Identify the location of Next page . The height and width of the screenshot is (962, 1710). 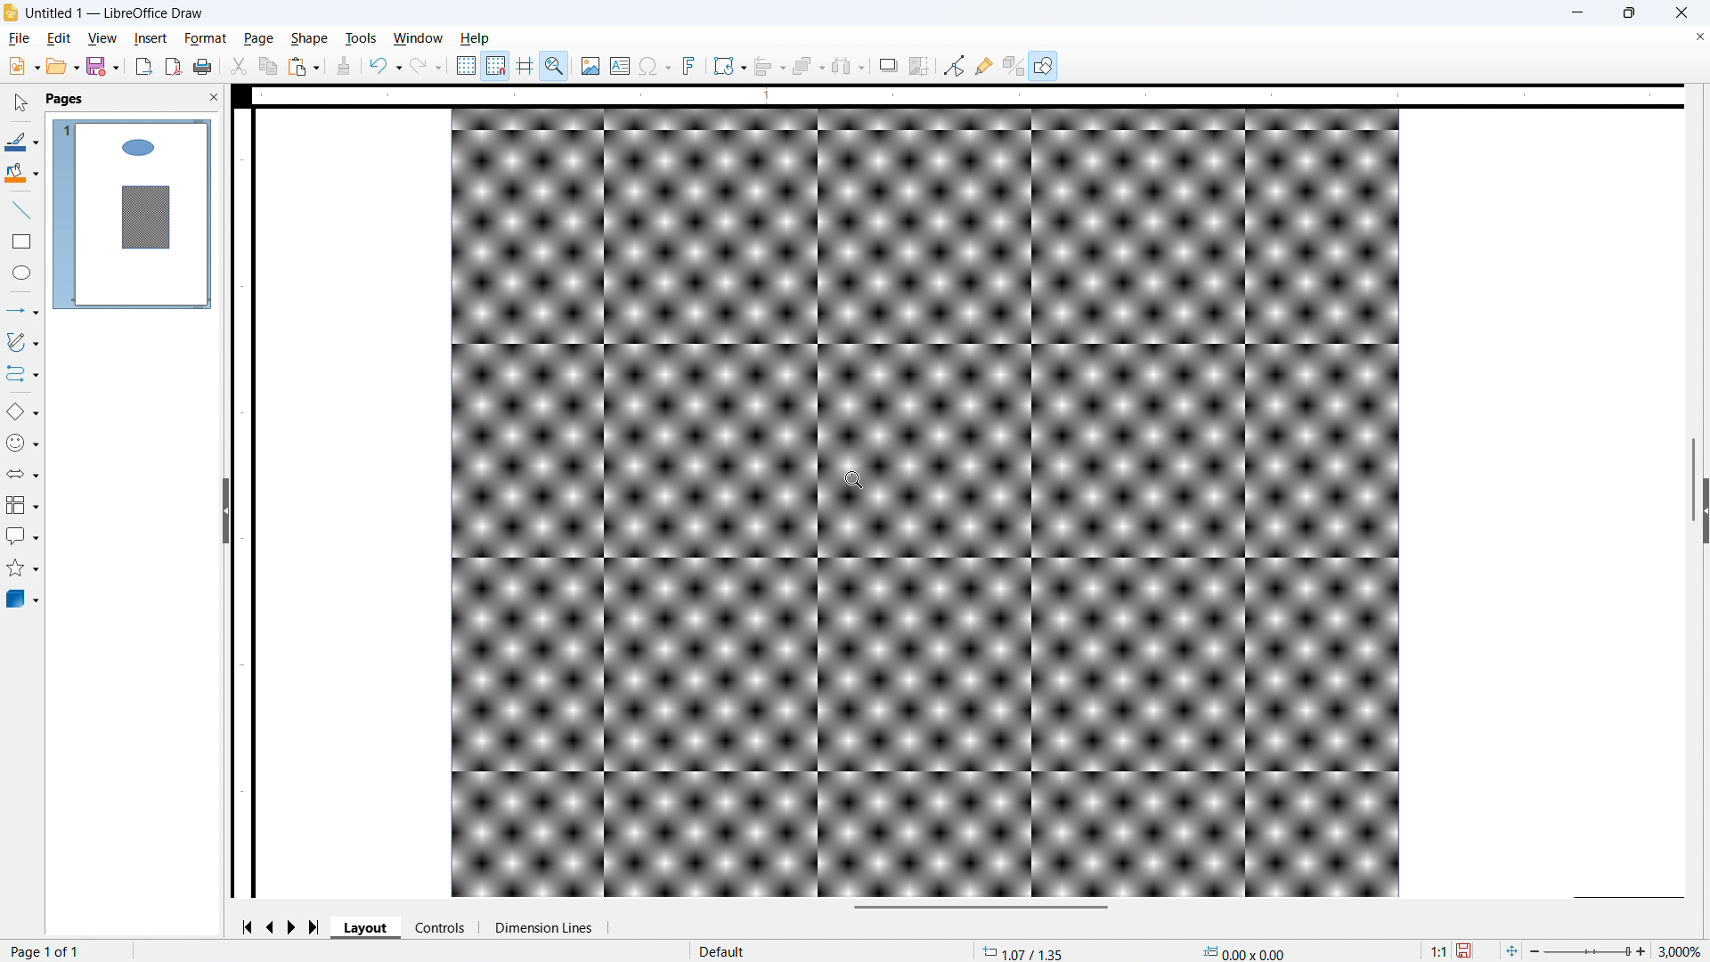
(295, 926).